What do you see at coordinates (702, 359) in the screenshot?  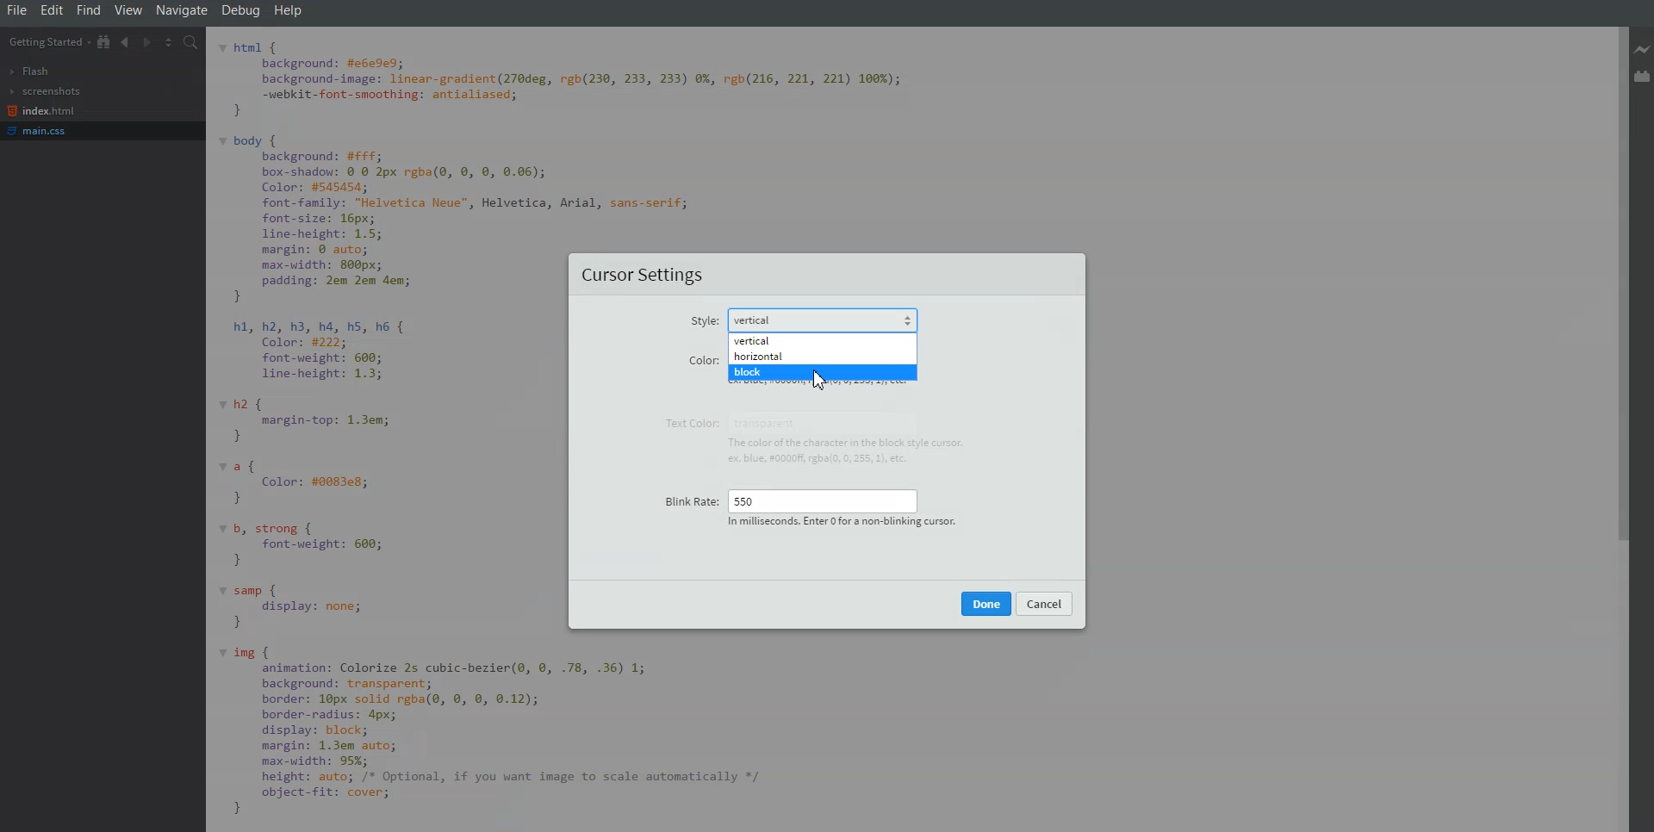 I see `Color` at bounding box center [702, 359].